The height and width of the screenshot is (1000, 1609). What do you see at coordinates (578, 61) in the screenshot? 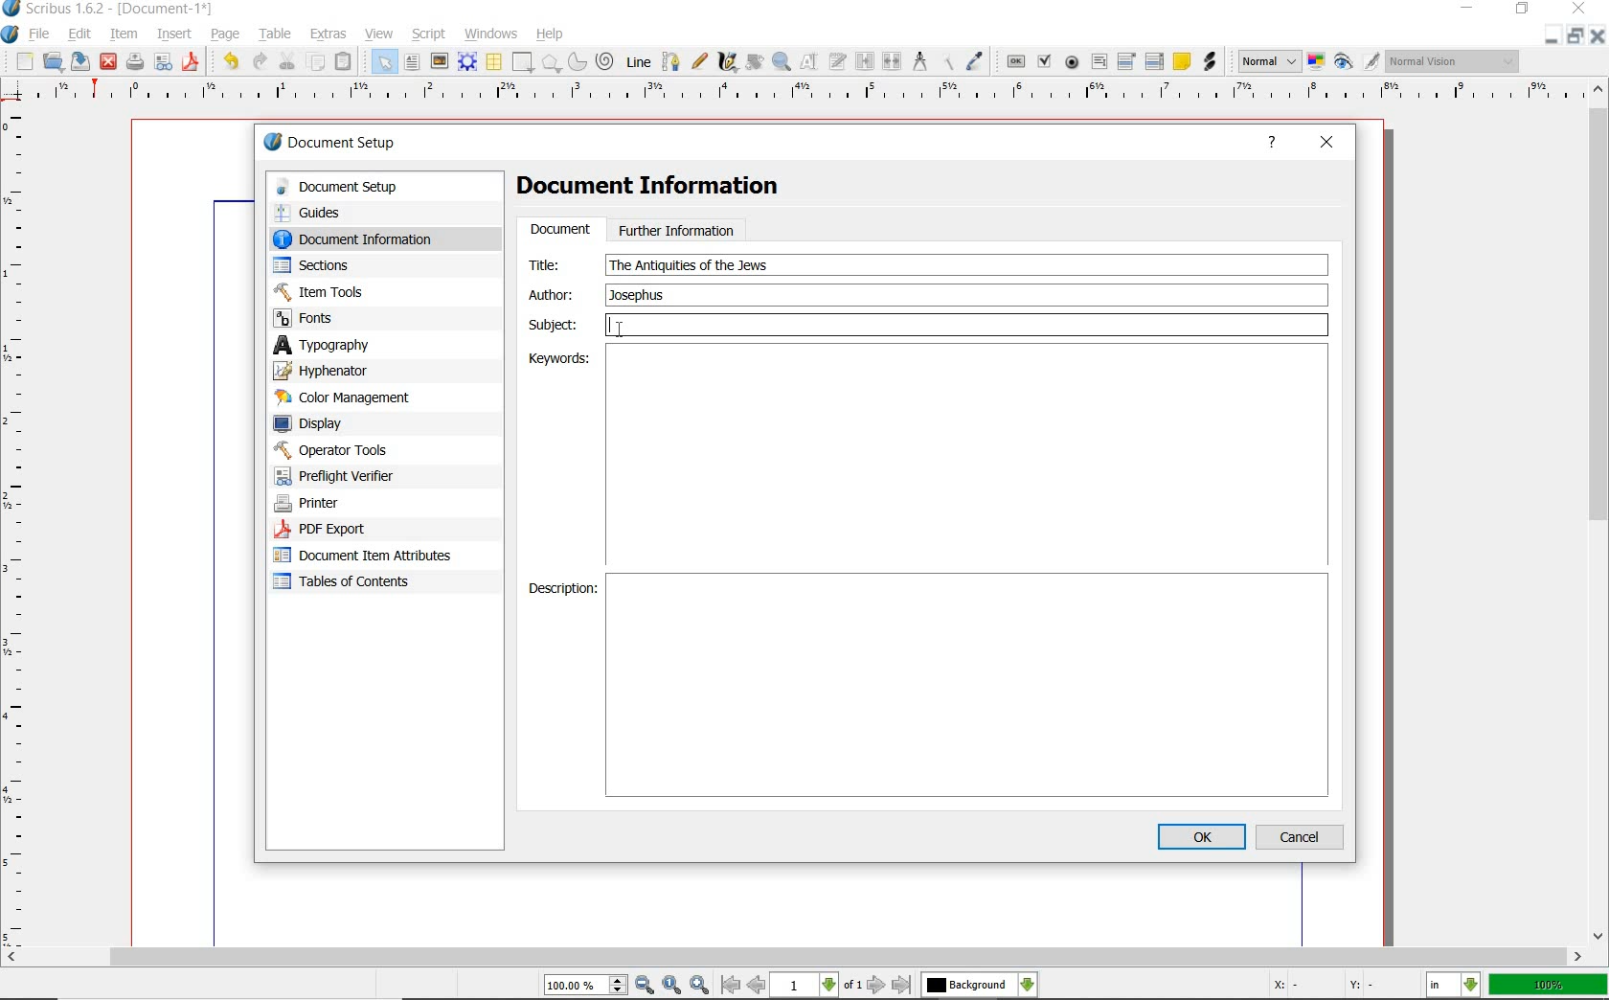
I see `arc` at bounding box center [578, 61].